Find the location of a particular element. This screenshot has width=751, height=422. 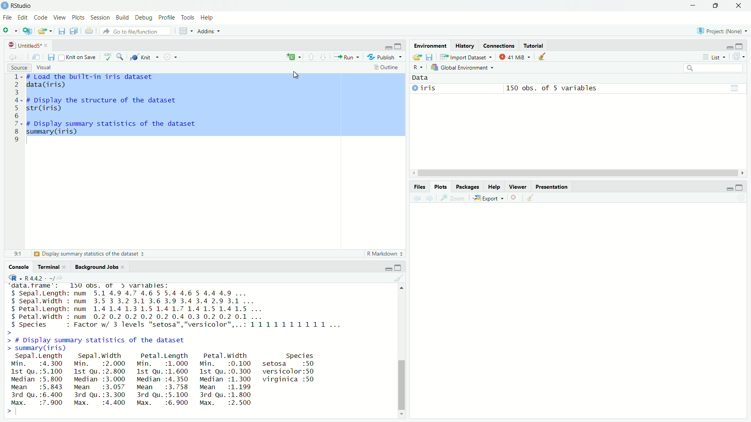

Full Height is located at coordinates (740, 46).